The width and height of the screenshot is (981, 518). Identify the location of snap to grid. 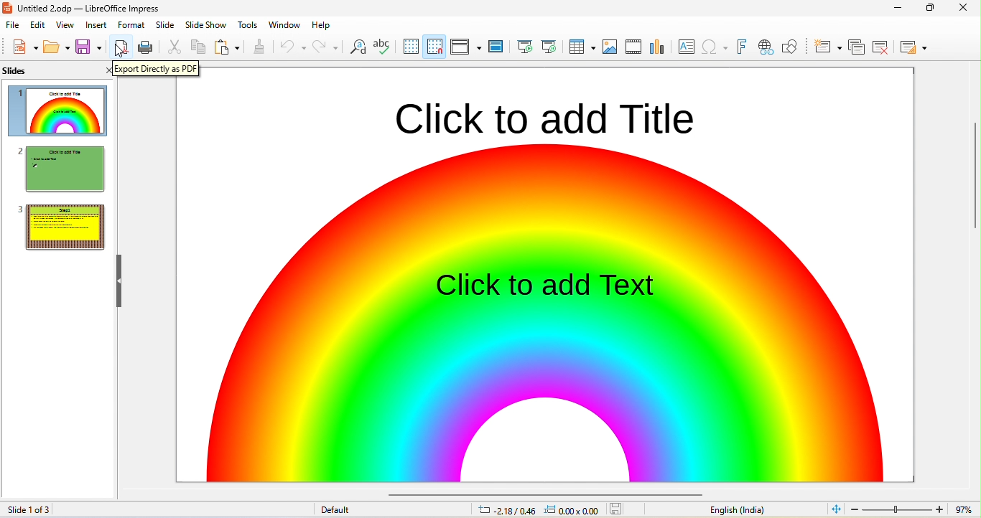
(434, 48).